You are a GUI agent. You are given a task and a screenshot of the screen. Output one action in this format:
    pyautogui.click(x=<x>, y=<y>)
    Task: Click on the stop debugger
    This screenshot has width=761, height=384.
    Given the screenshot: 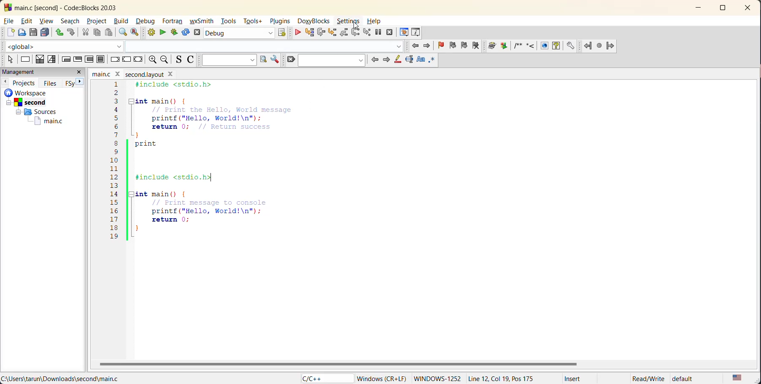 What is the action you would take?
    pyautogui.click(x=390, y=33)
    